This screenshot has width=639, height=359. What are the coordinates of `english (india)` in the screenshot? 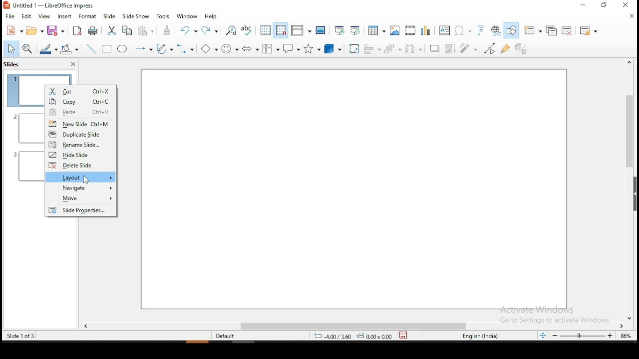 It's located at (479, 336).